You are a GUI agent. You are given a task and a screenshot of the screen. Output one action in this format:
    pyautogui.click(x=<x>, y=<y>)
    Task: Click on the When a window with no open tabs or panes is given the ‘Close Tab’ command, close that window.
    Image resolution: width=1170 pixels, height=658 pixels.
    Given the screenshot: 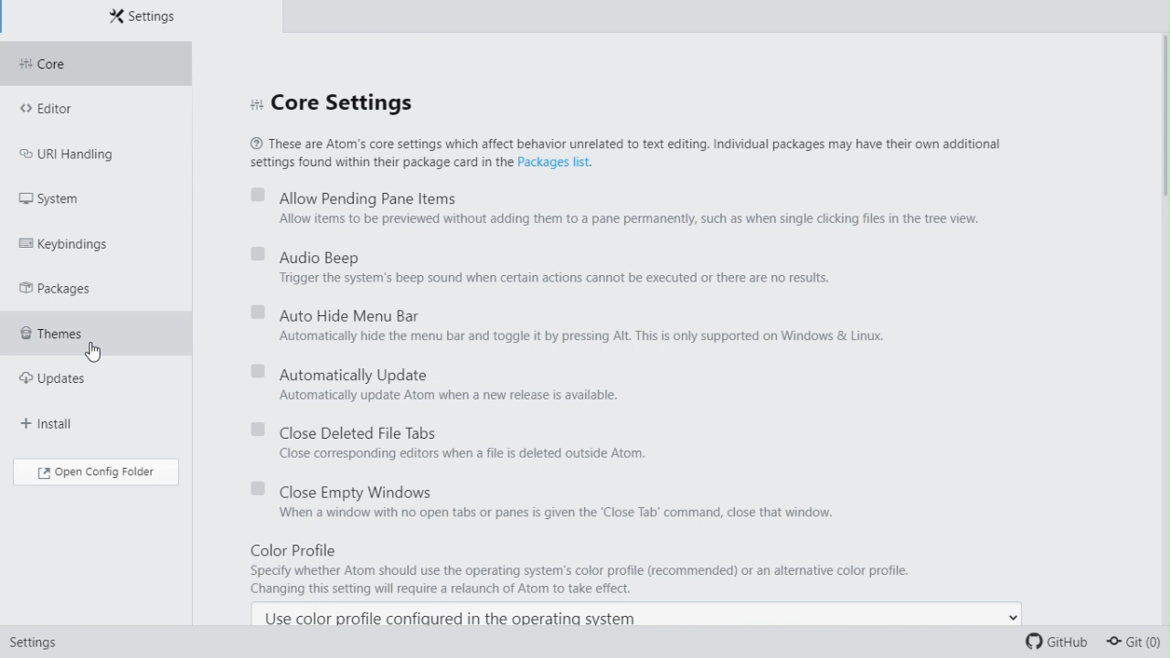 What is the action you would take?
    pyautogui.click(x=550, y=513)
    